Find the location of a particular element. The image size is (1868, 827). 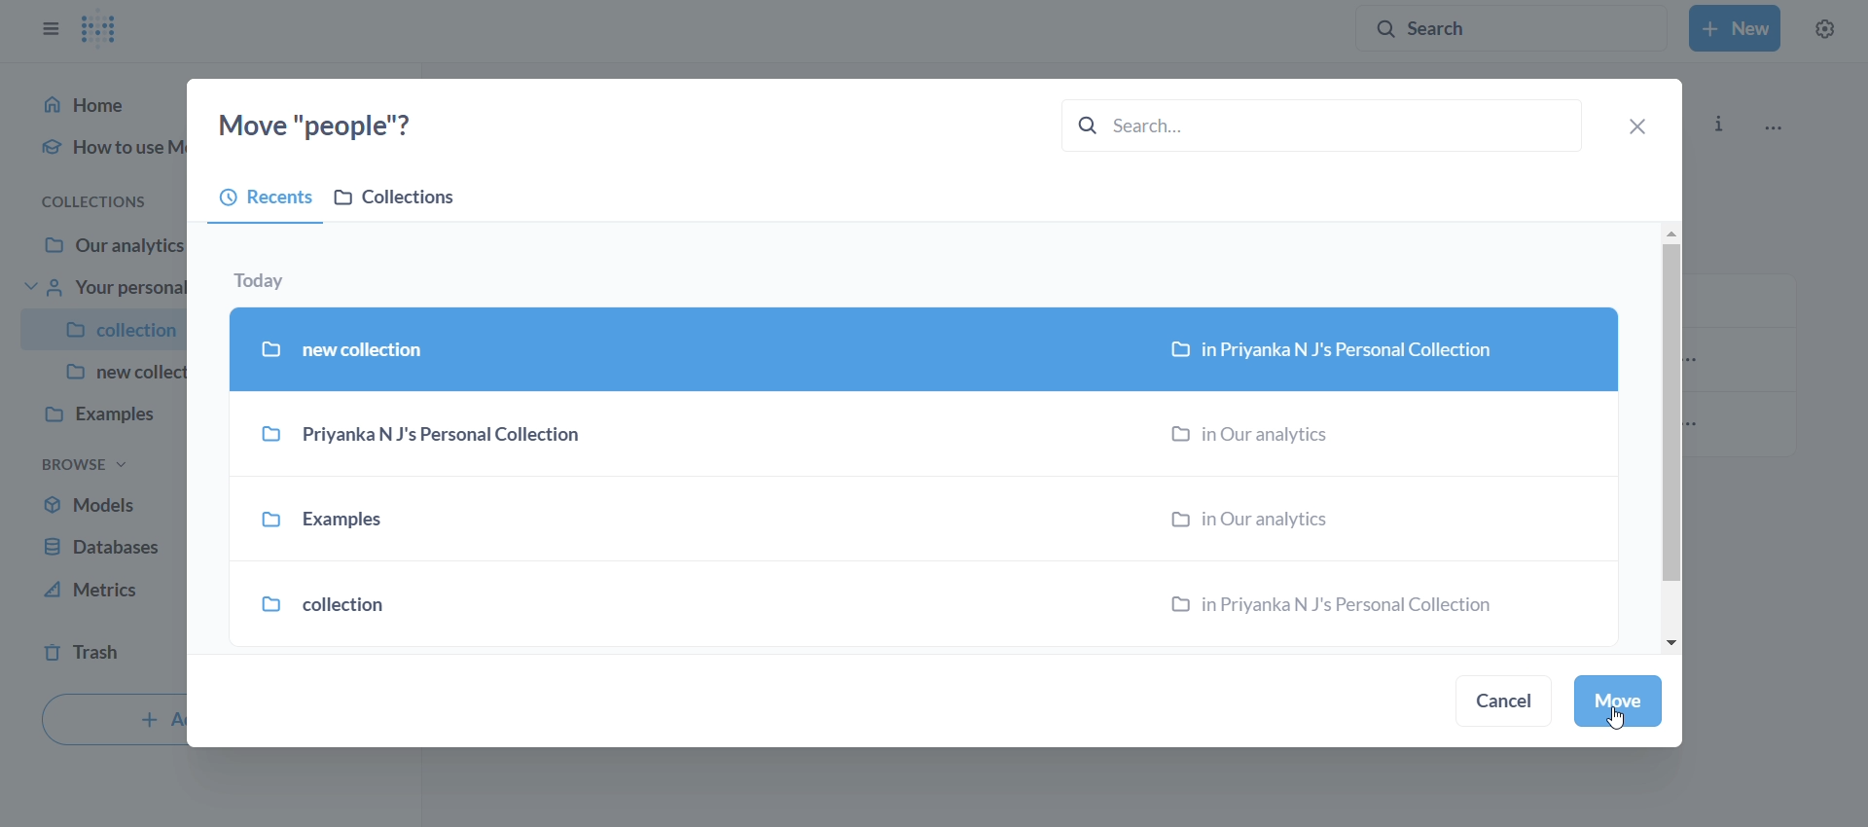

search is located at coordinates (1323, 126).